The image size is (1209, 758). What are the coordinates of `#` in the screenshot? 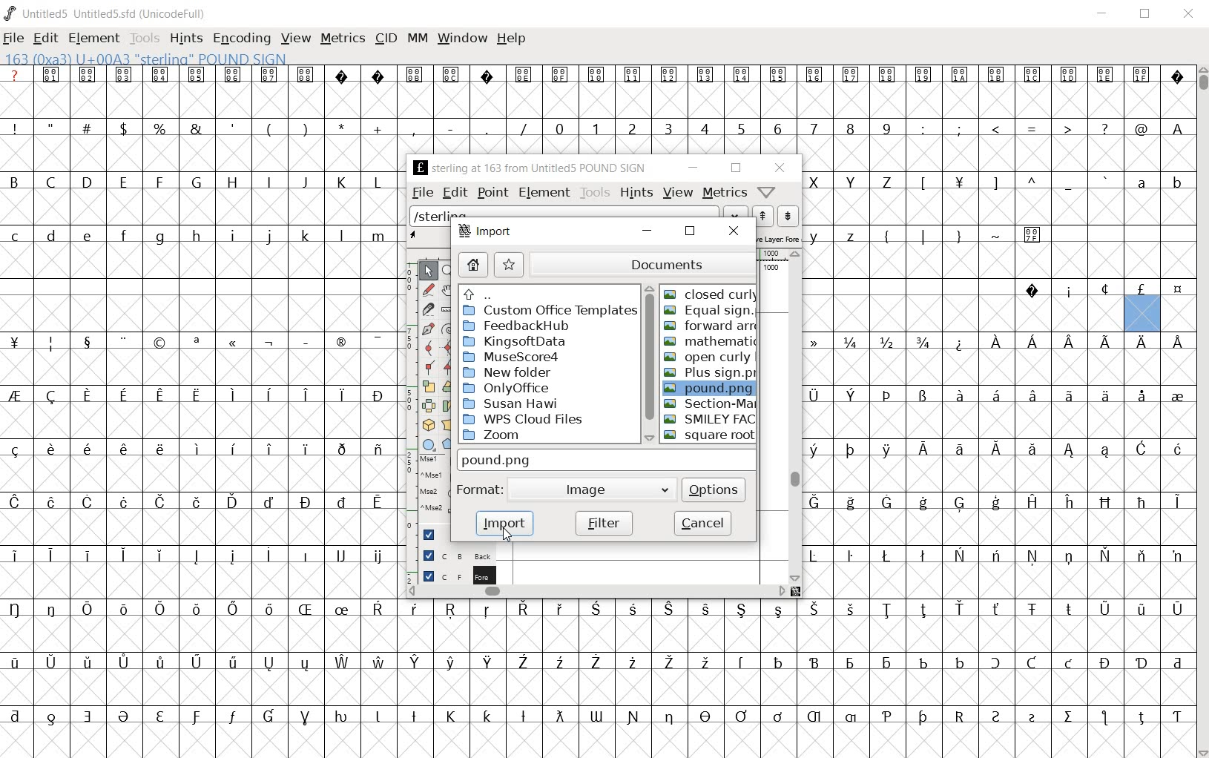 It's located at (90, 129).